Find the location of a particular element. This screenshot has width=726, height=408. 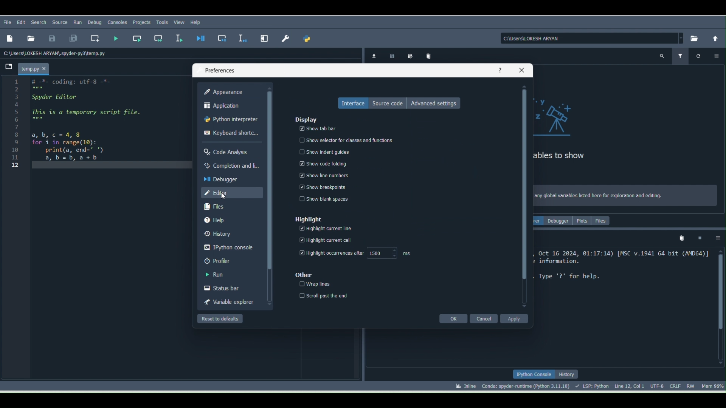

Open file (Ctrl + O) is located at coordinates (29, 37).